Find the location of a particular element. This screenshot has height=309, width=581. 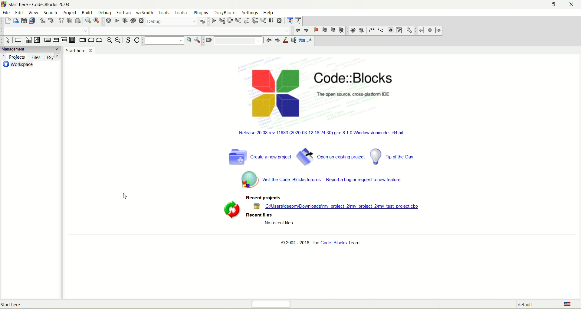

next bookmark is located at coordinates (333, 31).